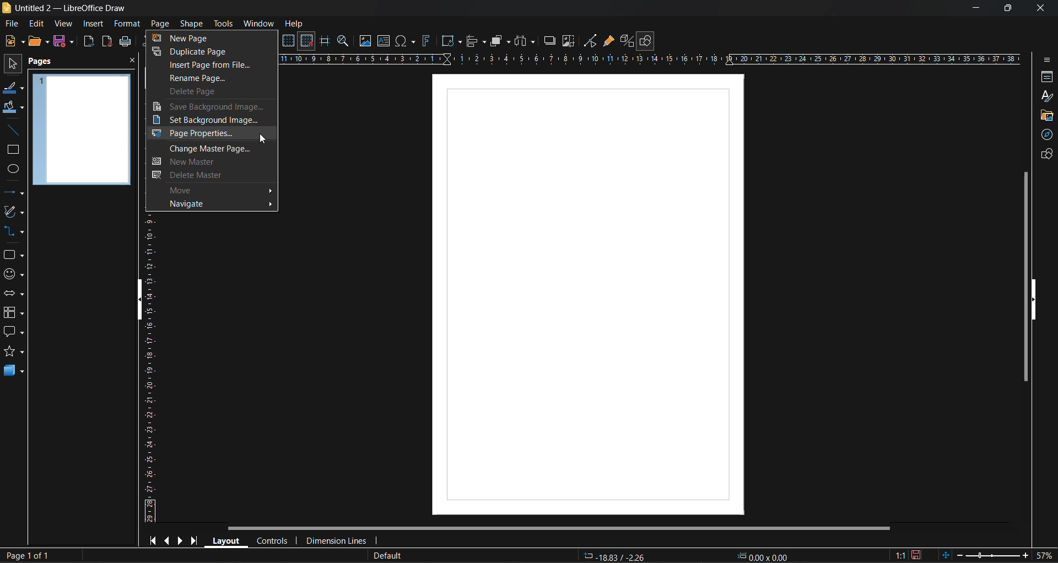  What do you see at coordinates (126, 42) in the screenshot?
I see `print` at bounding box center [126, 42].